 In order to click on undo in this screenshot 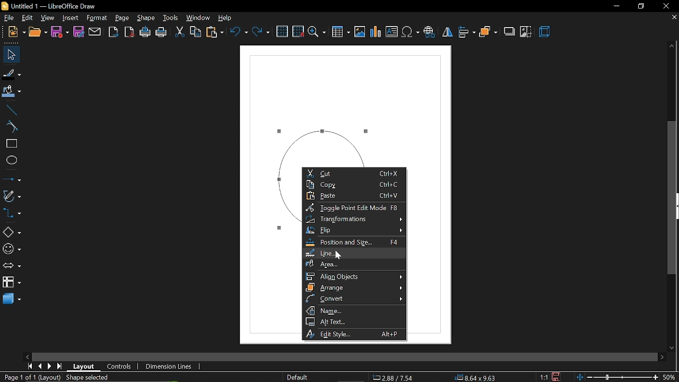, I will do `click(239, 32)`.